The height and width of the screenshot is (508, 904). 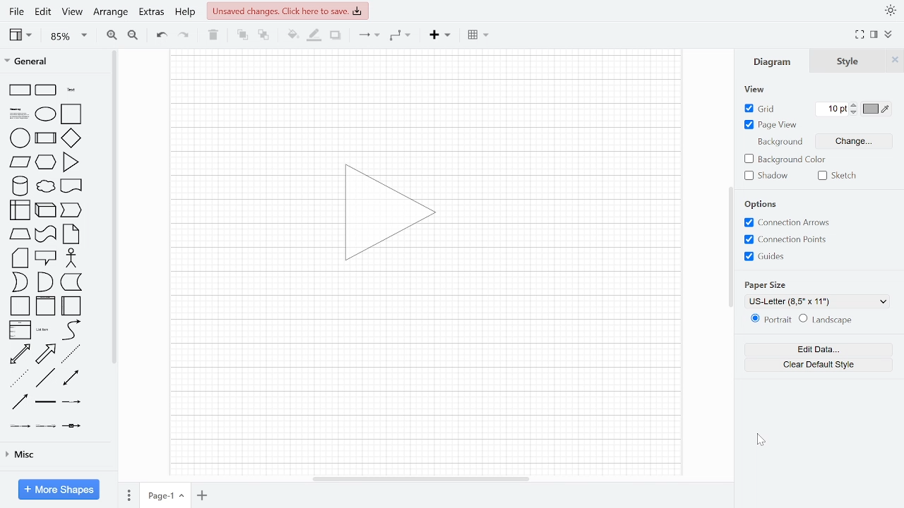 What do you see at coordinates (761, 204) in the screenshot?
I see `Options` at bounding box center [761, 204].